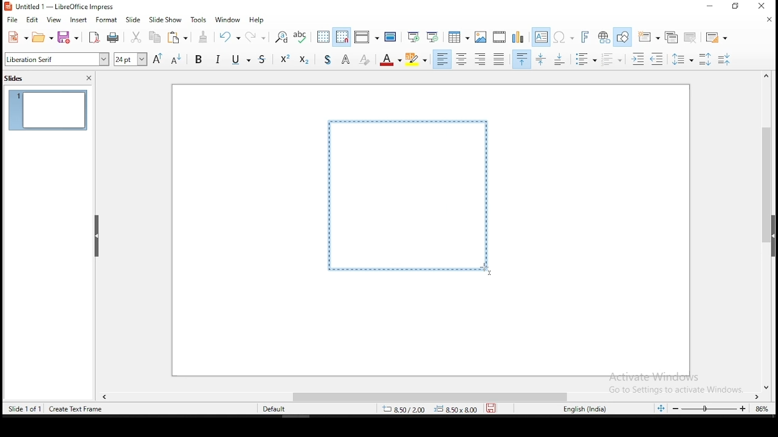  Describe the element at coordinates (235, 61) in the screenshot. I see `underline` at that location.